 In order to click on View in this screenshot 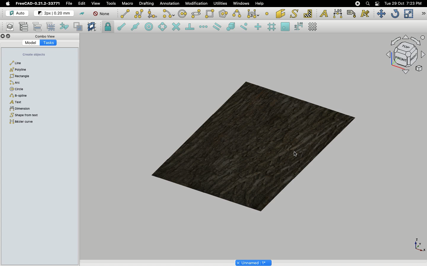, I will do `click(95, 4)`.